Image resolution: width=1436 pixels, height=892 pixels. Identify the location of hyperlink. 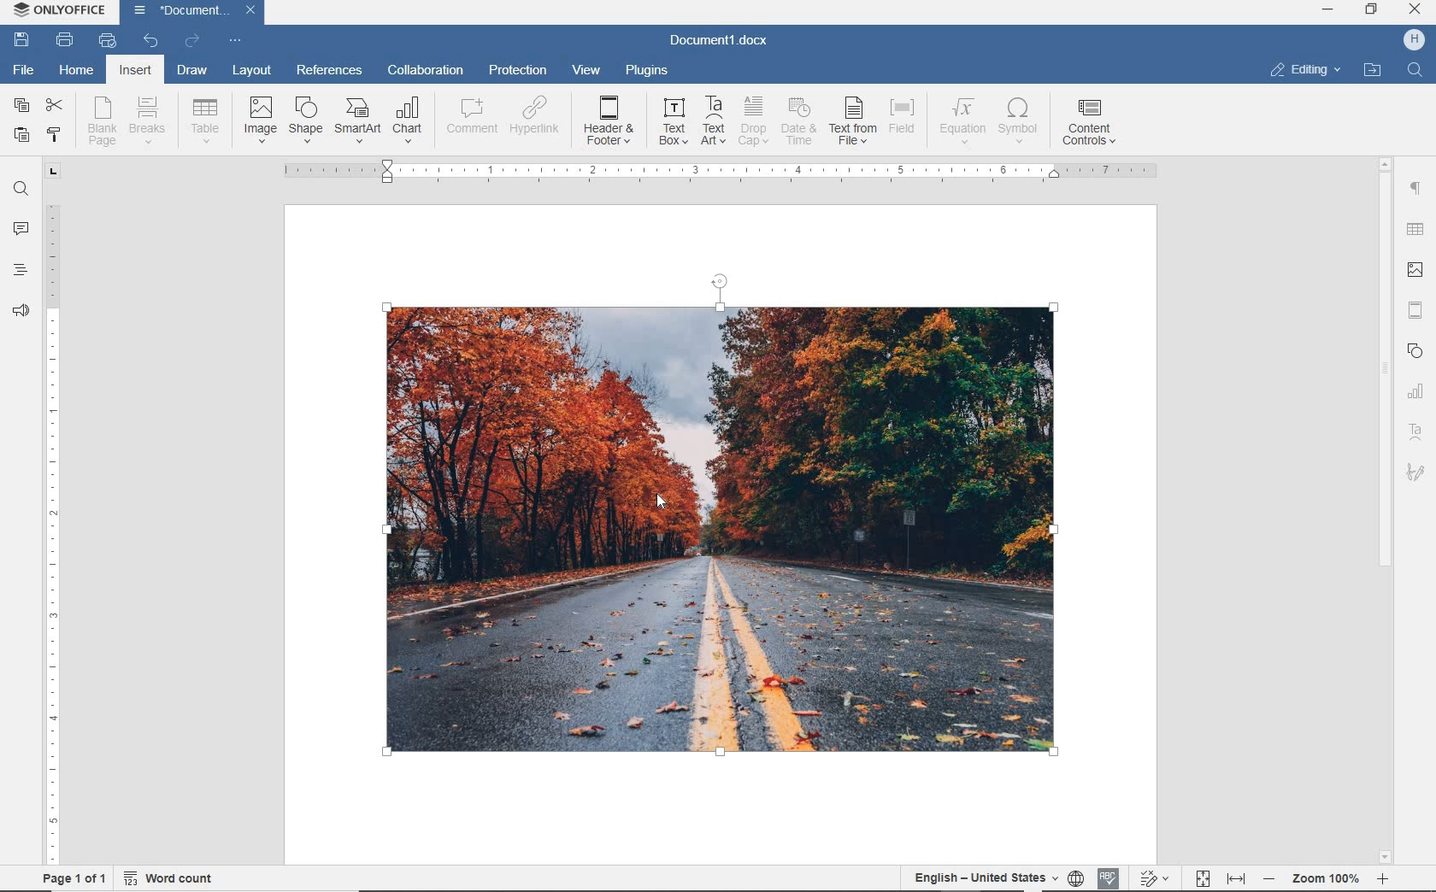
(534, 119).